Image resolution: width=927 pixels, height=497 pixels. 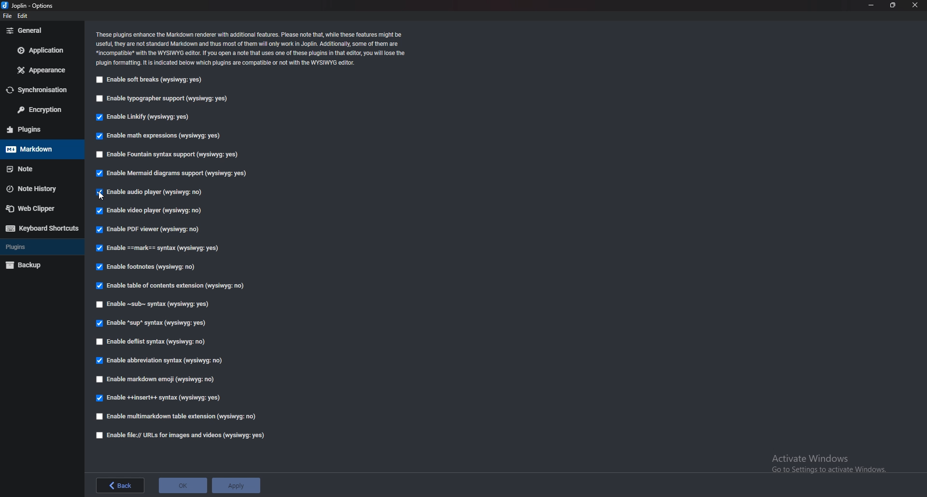 What do you see at coordinates (36, 30) in the screenshot?
I see `General` at bounding box center [36, 30].